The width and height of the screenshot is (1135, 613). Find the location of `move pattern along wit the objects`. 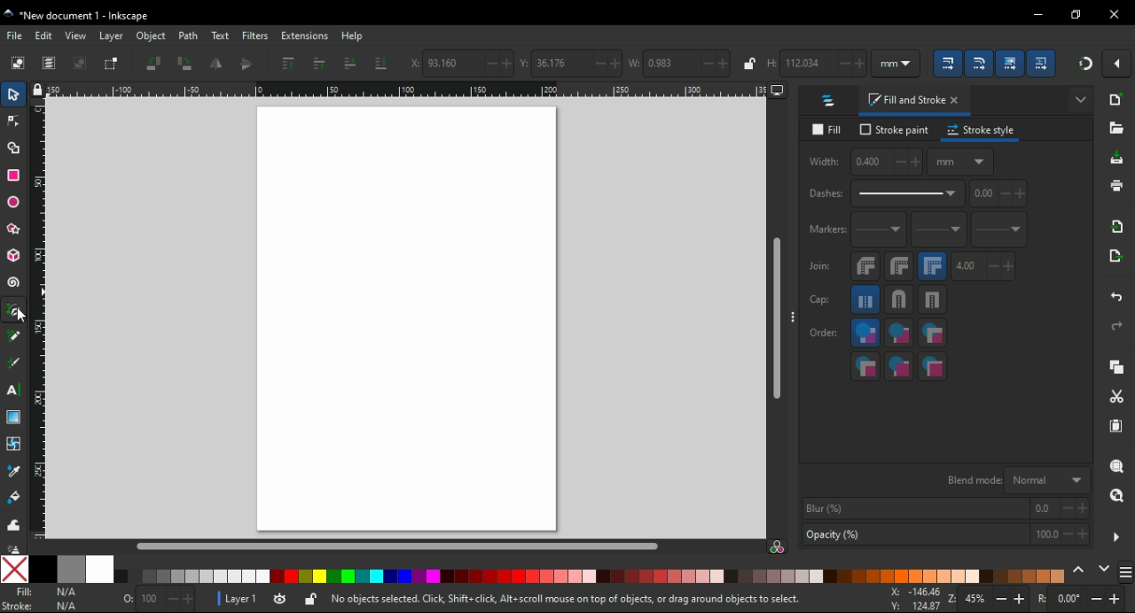

move pattern along wit the objects is located at coordinates (1042, 63).